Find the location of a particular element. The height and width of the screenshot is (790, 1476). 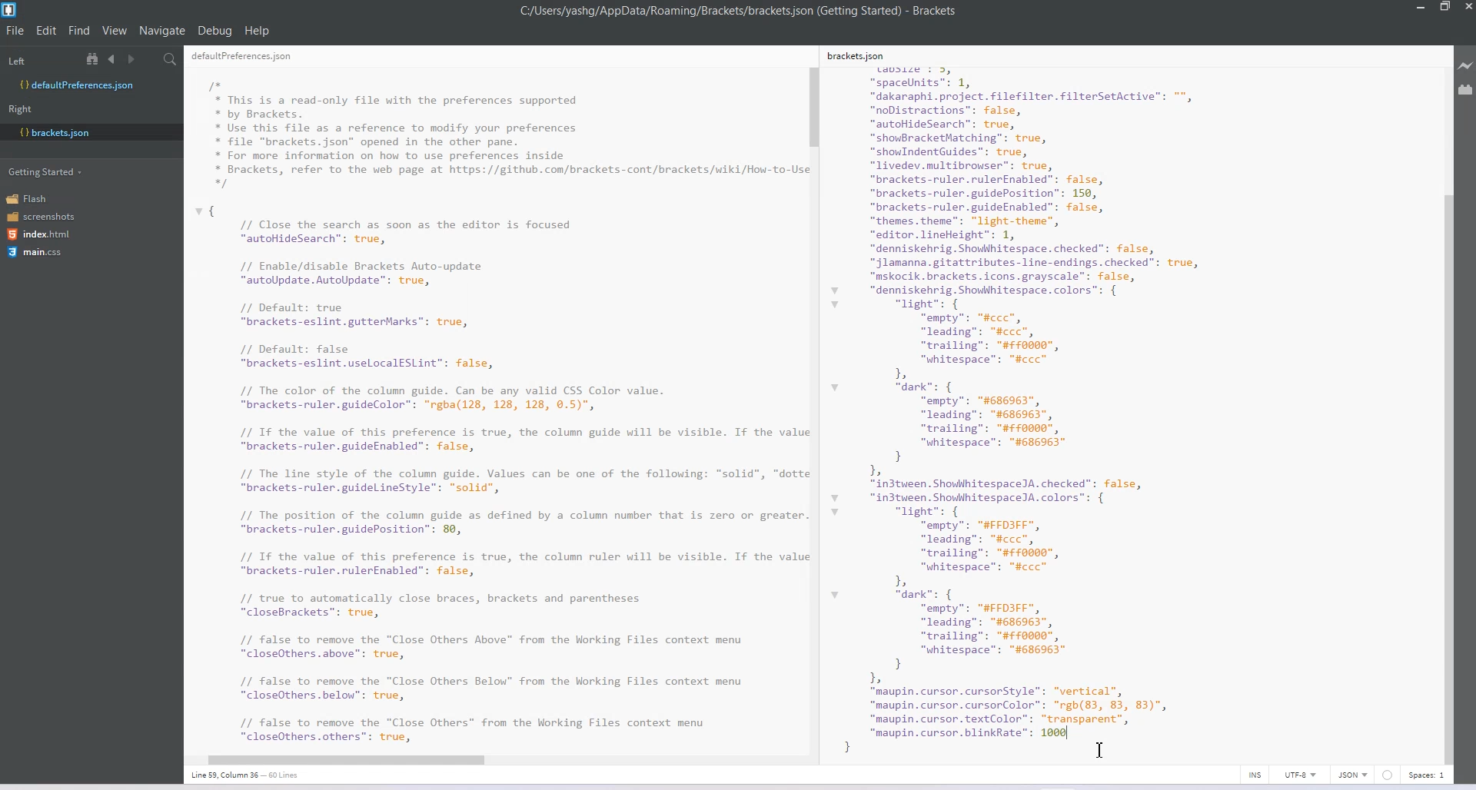

Navigate Forward is located at coordinates (133, 60).